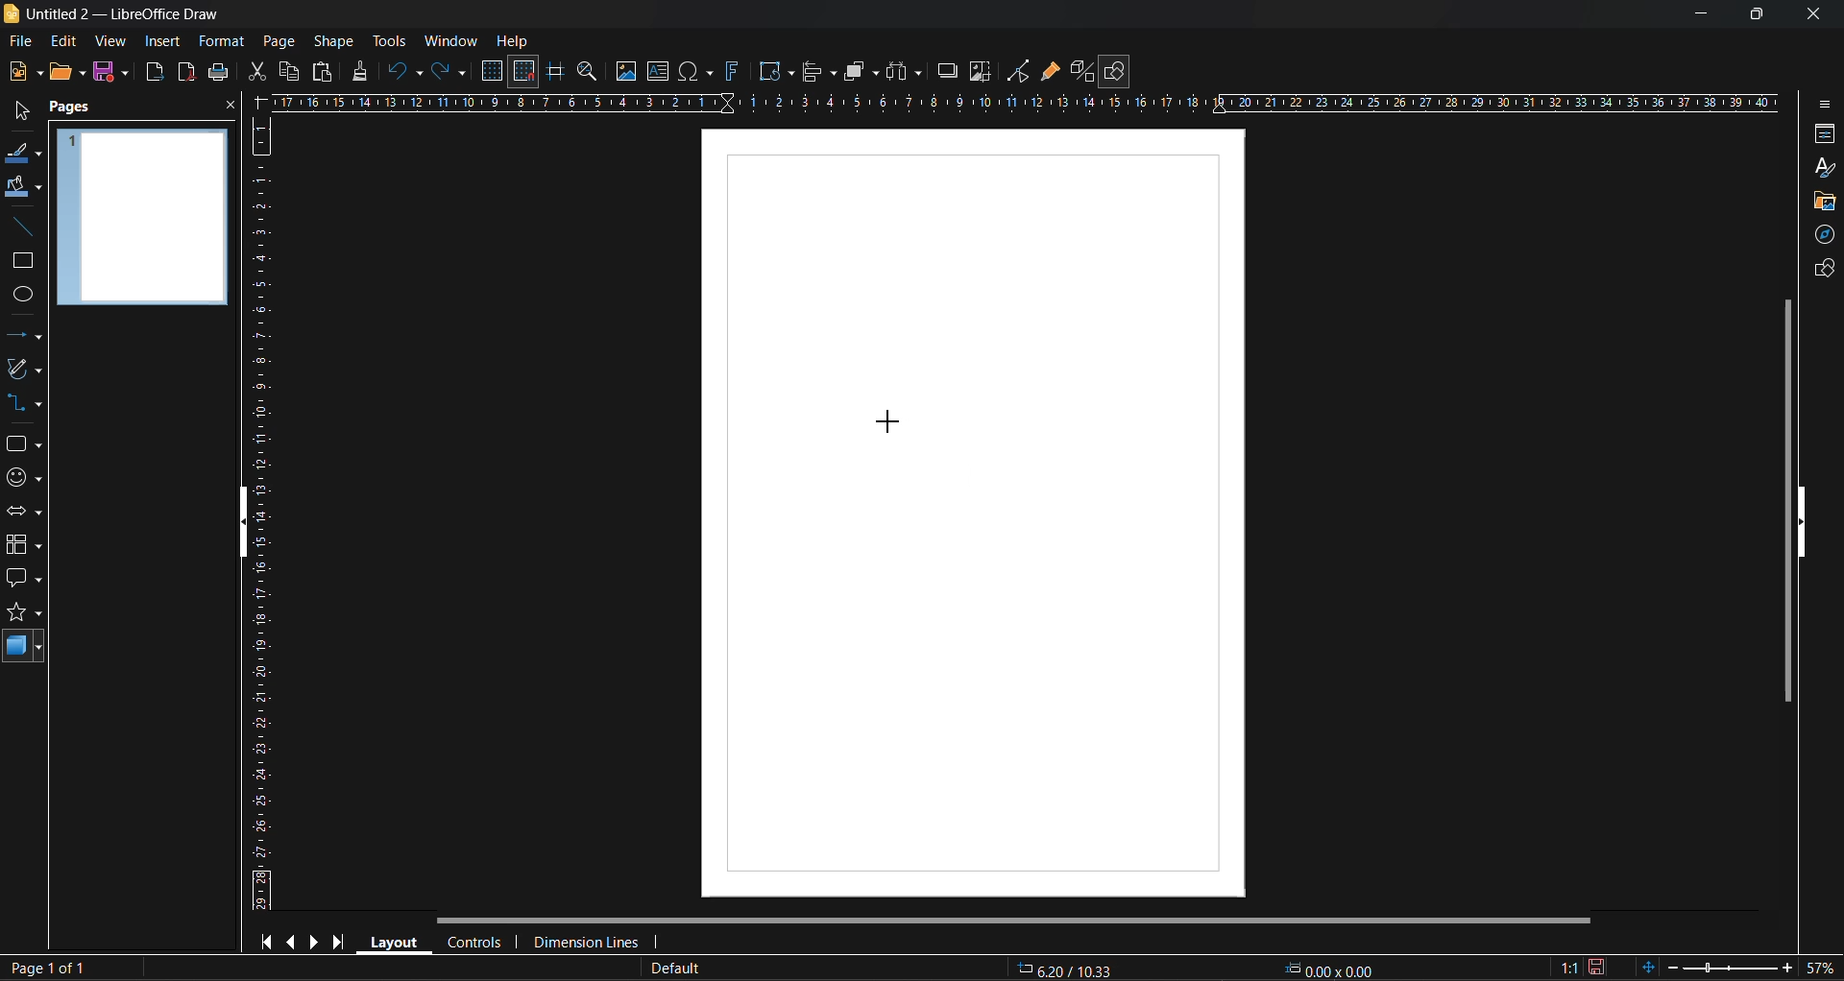  I want to click on tools, so click(389, 40).